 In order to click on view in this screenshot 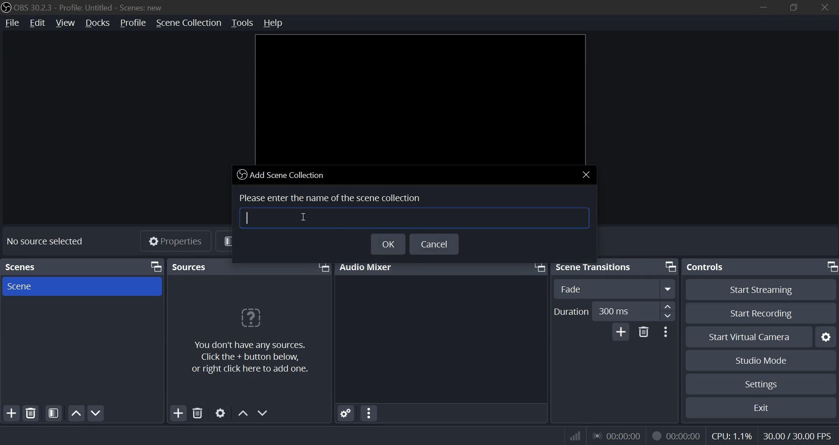, I will do `click(66, 23)`.